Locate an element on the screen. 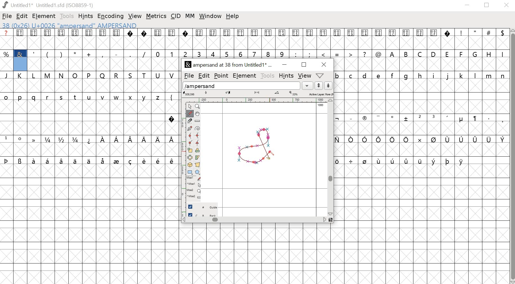 This screenshot has width=515, height=284. cursor destination coordinate is located at coordinates (229, 93).